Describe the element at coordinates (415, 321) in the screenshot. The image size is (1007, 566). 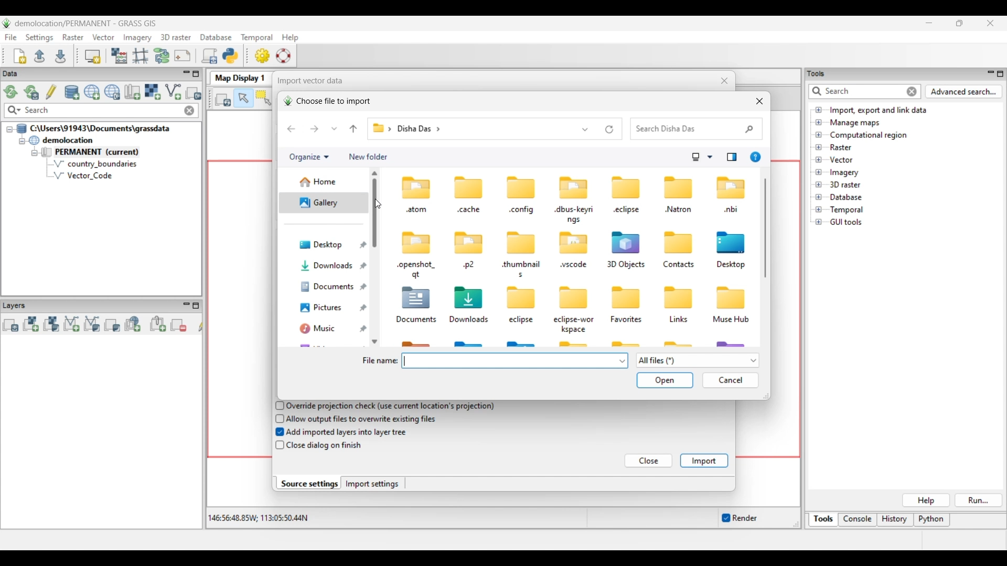
I see `Documents` at that location.